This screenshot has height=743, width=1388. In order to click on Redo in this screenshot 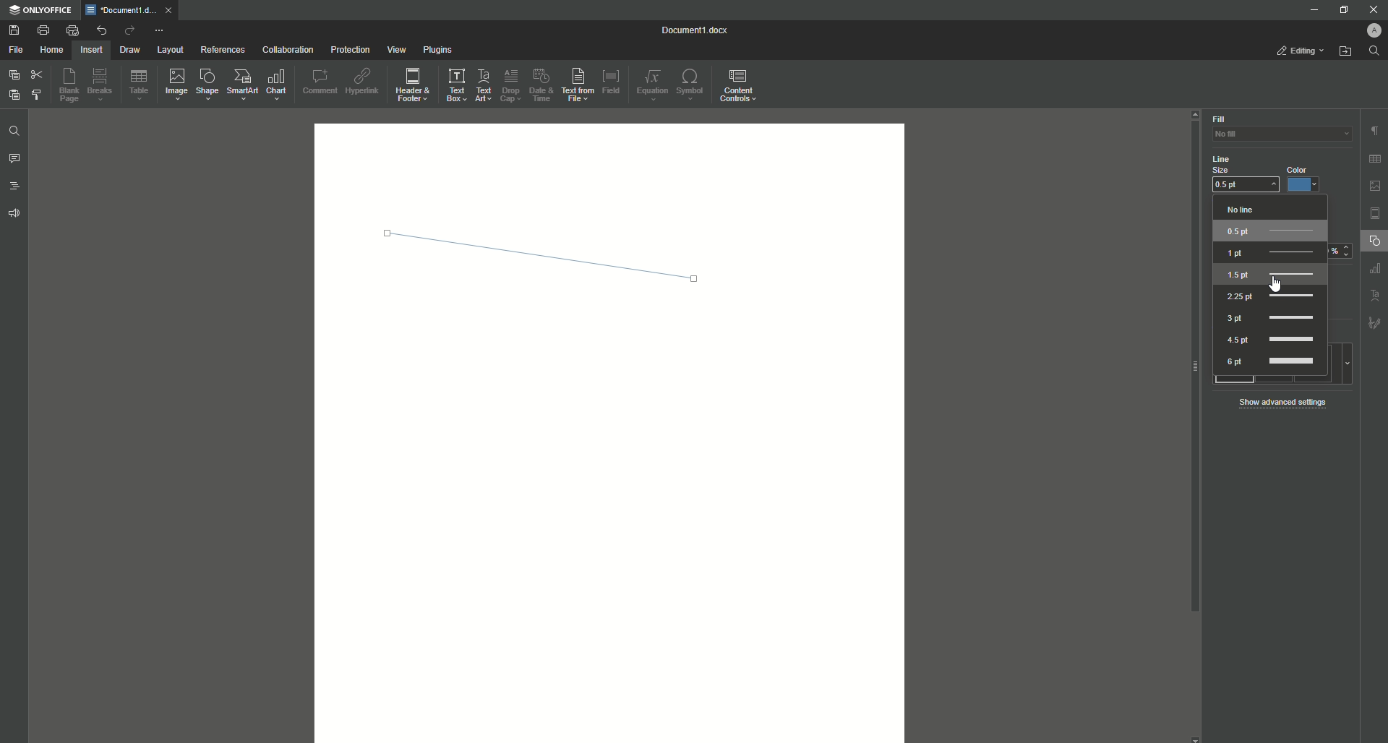, I will do `click(128, 31)`.